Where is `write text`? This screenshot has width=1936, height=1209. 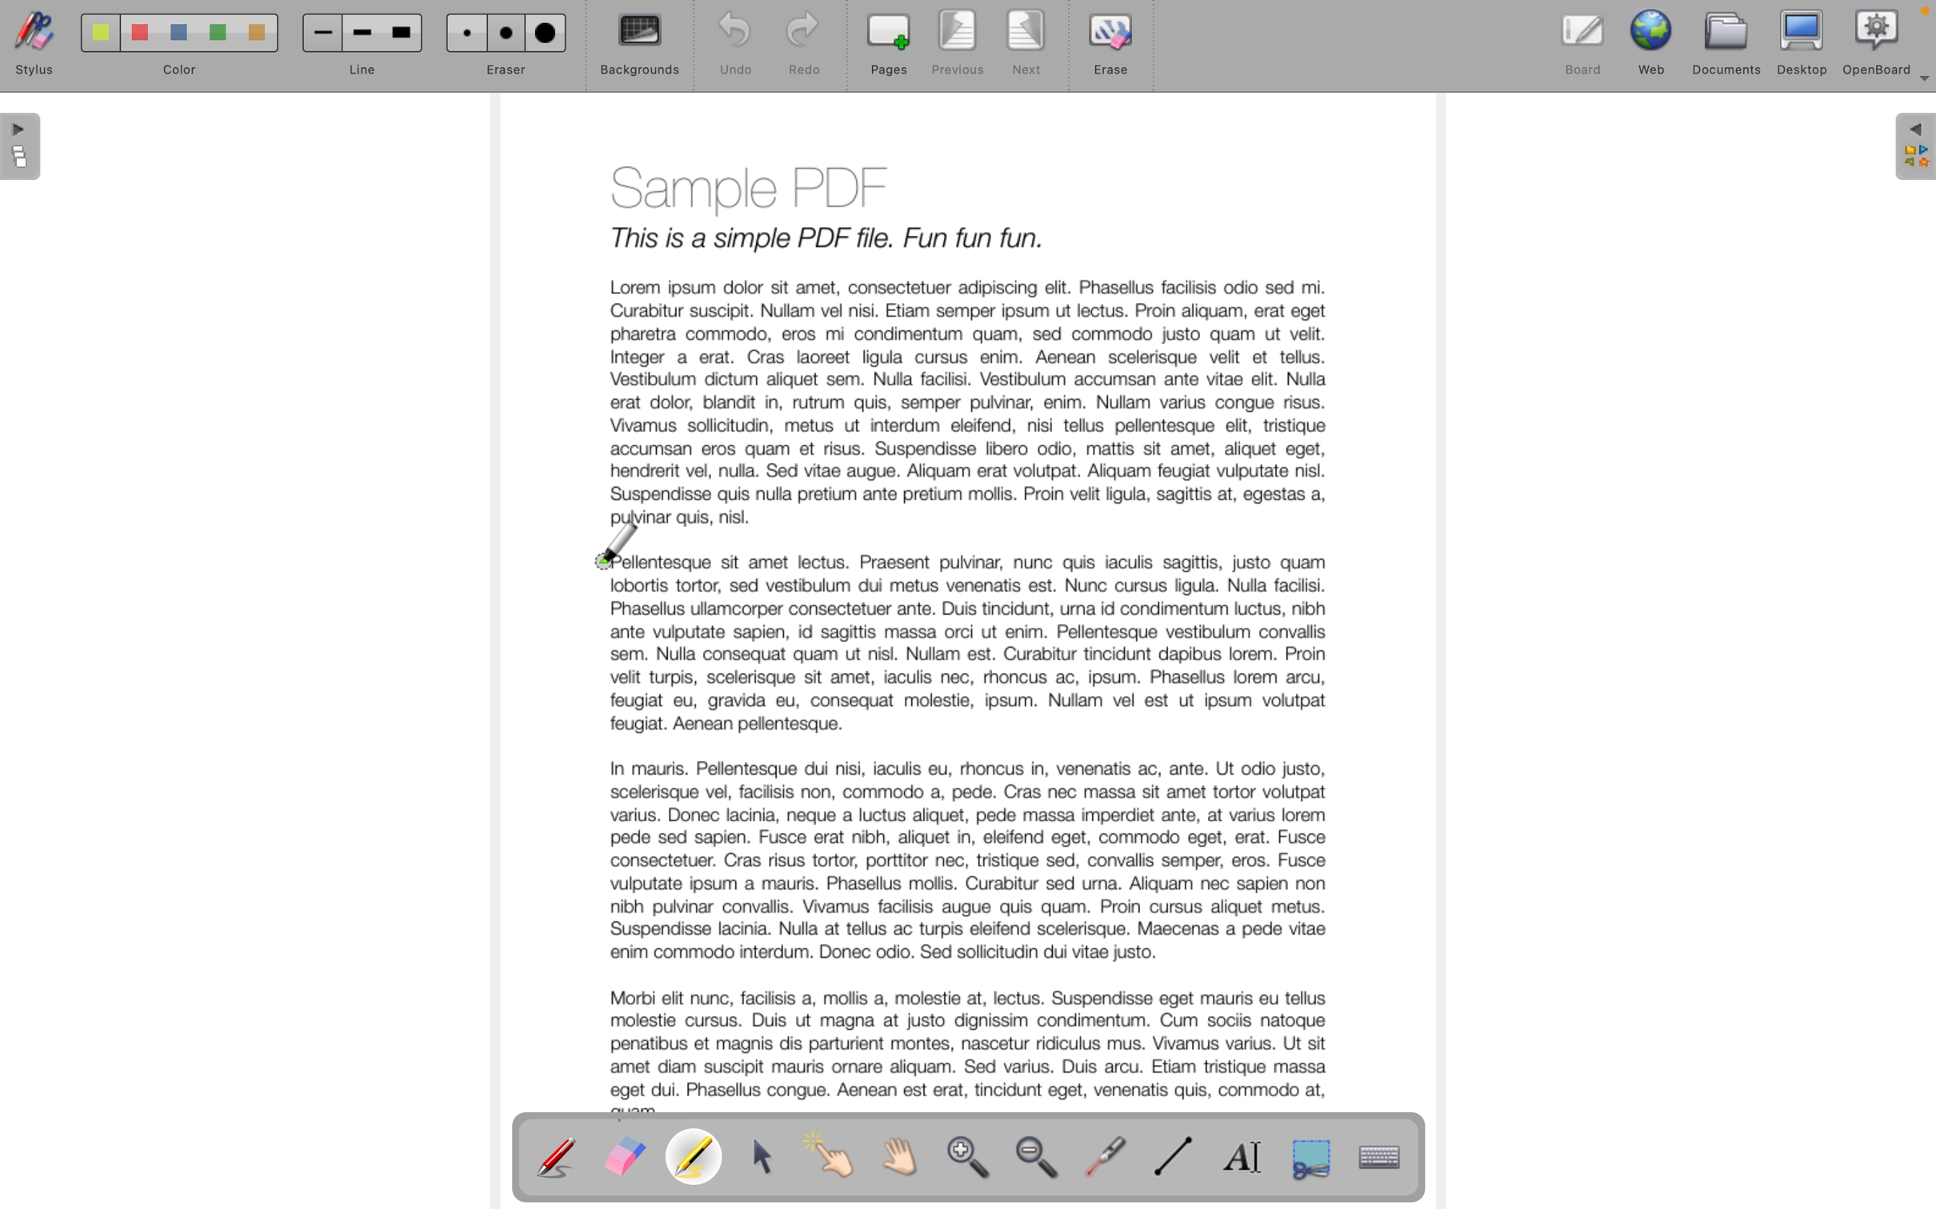
write text is located at coordinates (1250, 1157).